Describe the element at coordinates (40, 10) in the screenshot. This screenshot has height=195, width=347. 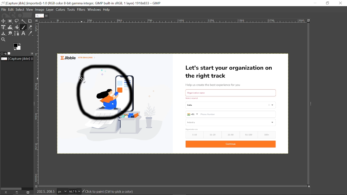
I see `Image` at that location.